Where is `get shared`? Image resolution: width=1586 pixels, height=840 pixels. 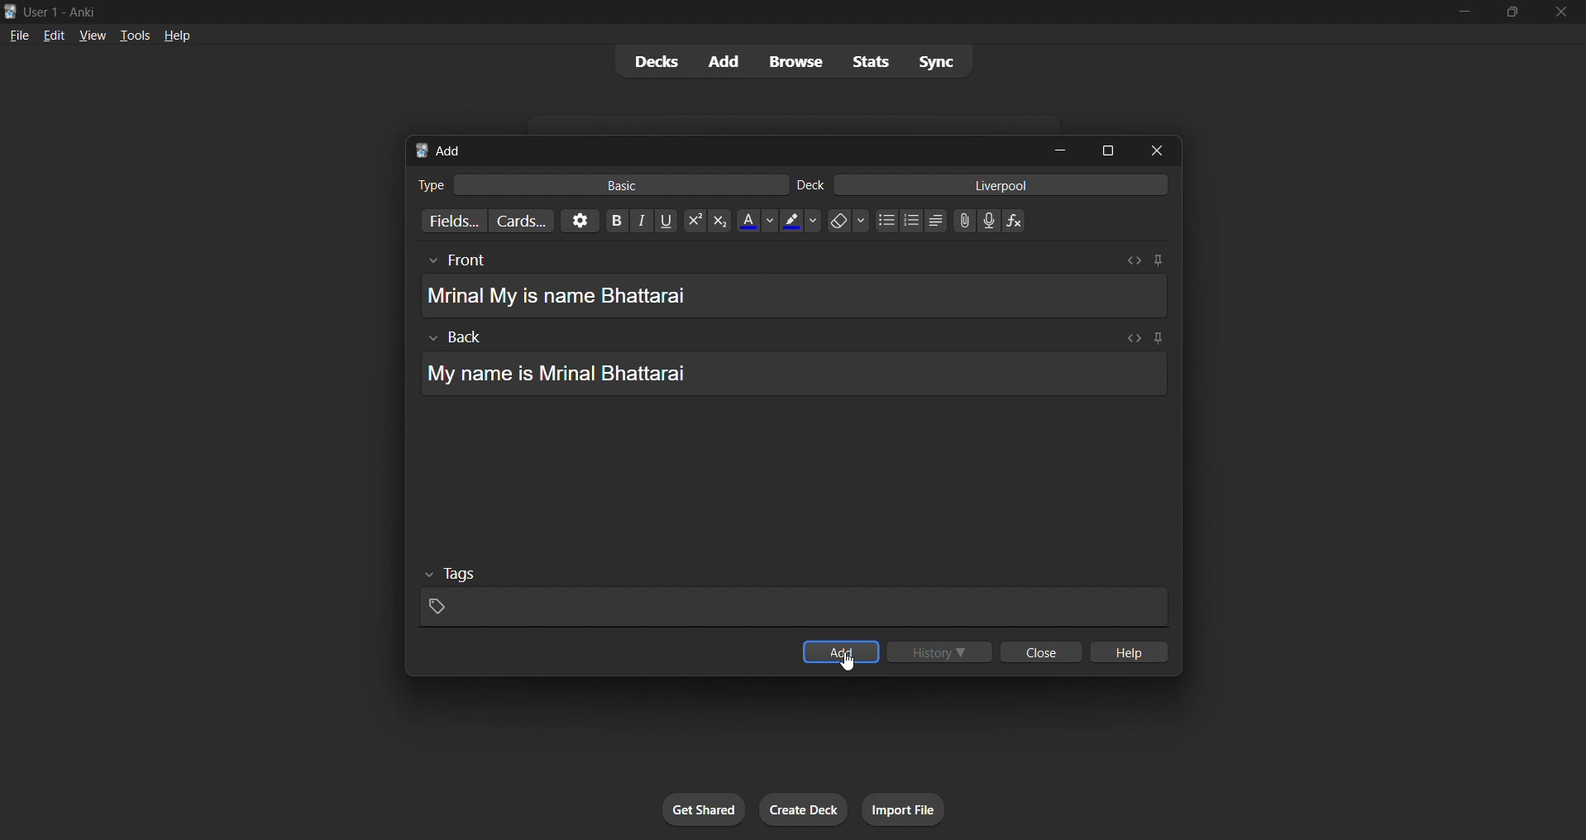
get shared is located at coordinates (698, 810).